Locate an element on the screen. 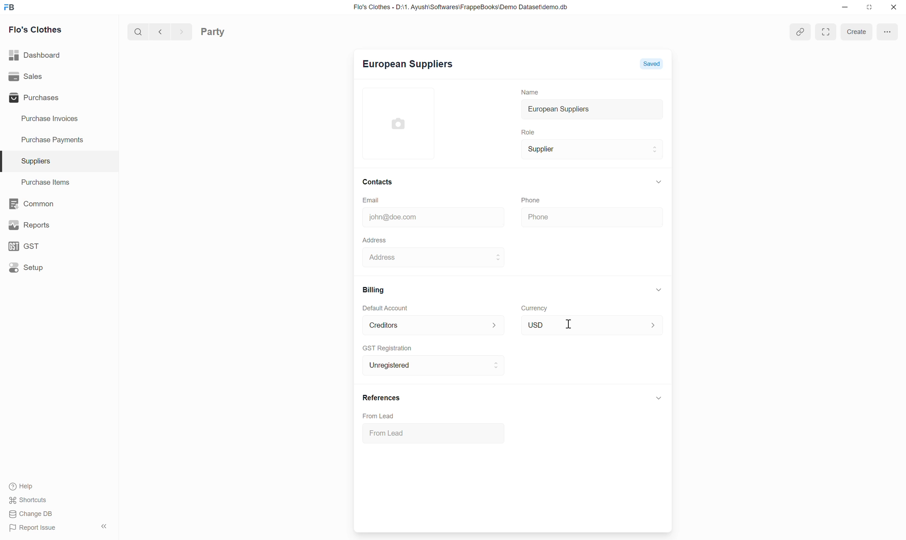 This screenshot has height=540, width=906. Dashboard is located at coordinates (35, 52).